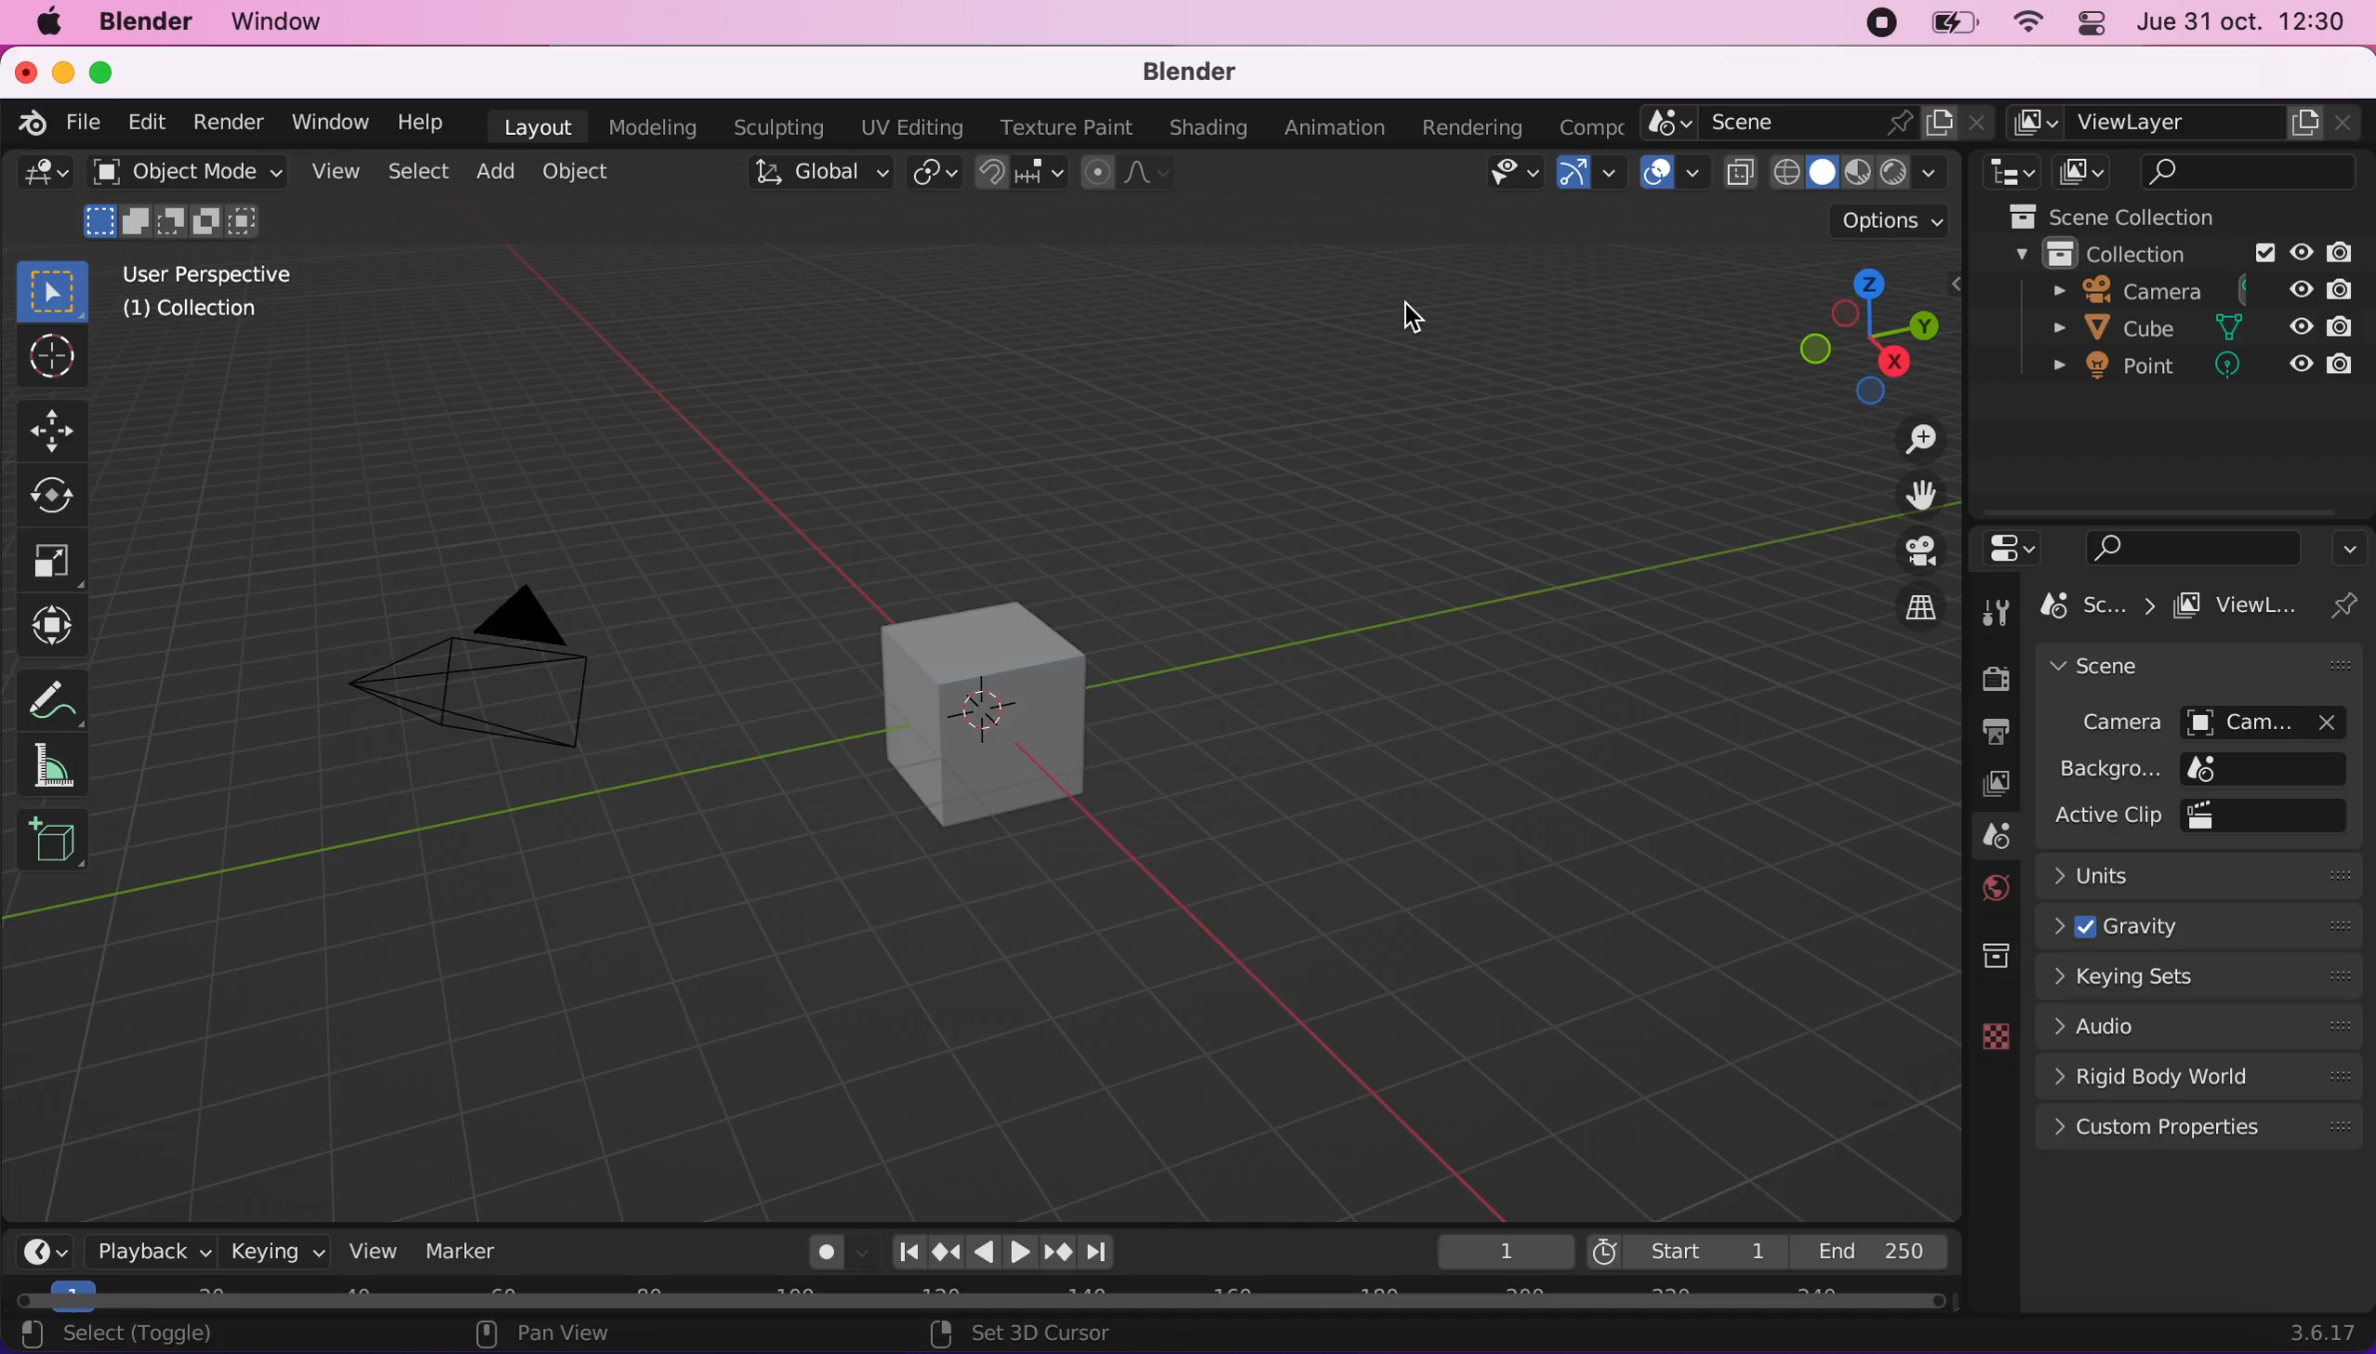  Describe the element at coordinates (944, 1254) in the screenshot. I see `Jump to keyframe` at that location.